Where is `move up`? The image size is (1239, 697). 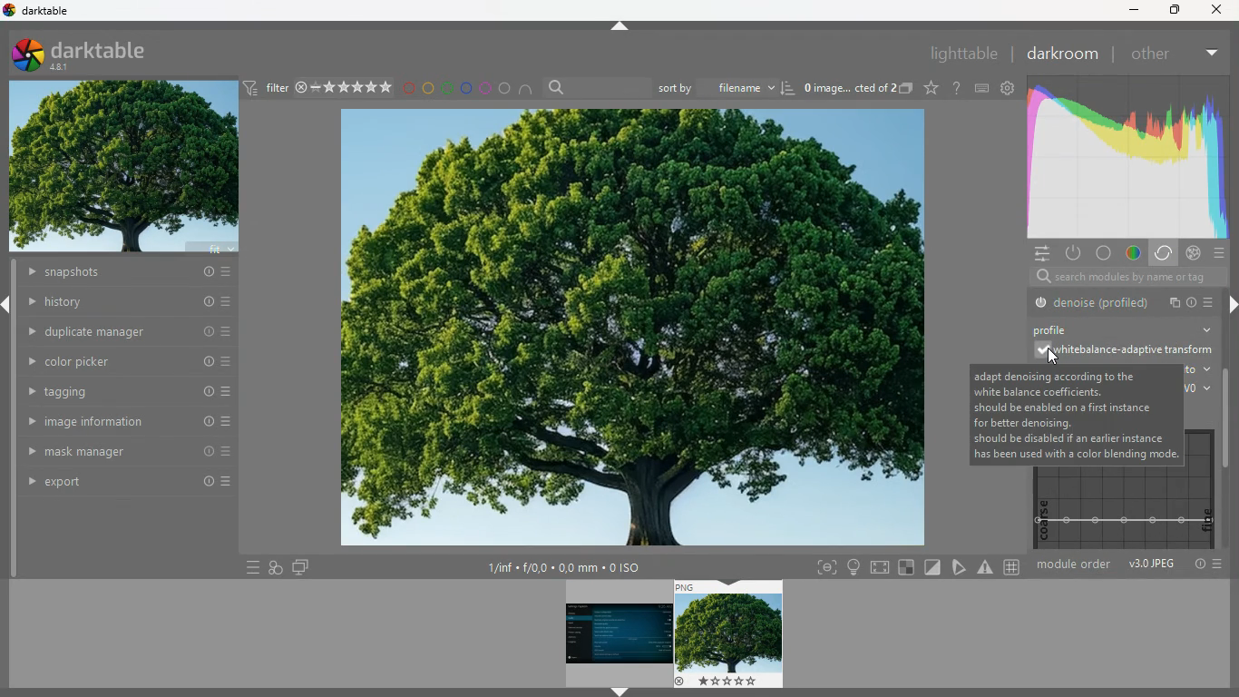 move up is located at coordinates (621, 26).